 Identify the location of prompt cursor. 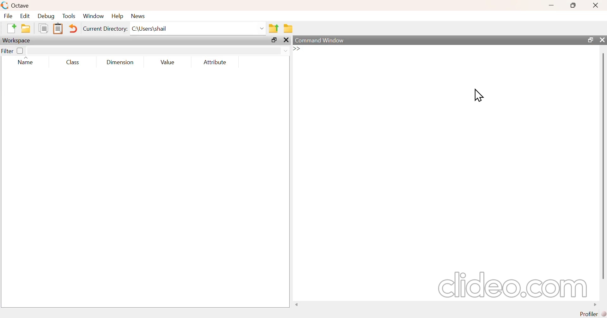
(295, 49).